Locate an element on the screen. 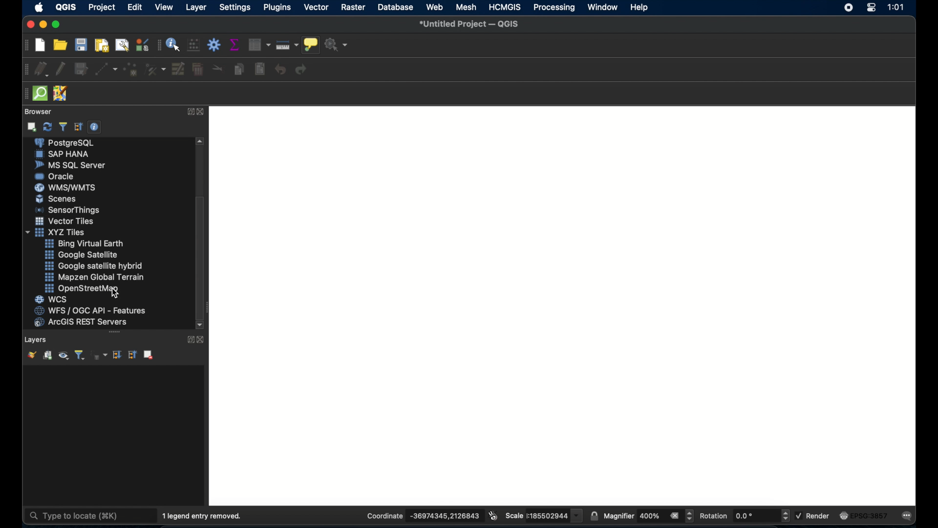  lock scale is located at coordinates (595, 515).